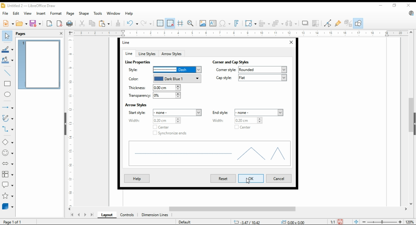 This screenshot has height=225, width=416. Describe the element at coordinates (160, 127) in the screenshot. I see `checkbox: center` at that location.